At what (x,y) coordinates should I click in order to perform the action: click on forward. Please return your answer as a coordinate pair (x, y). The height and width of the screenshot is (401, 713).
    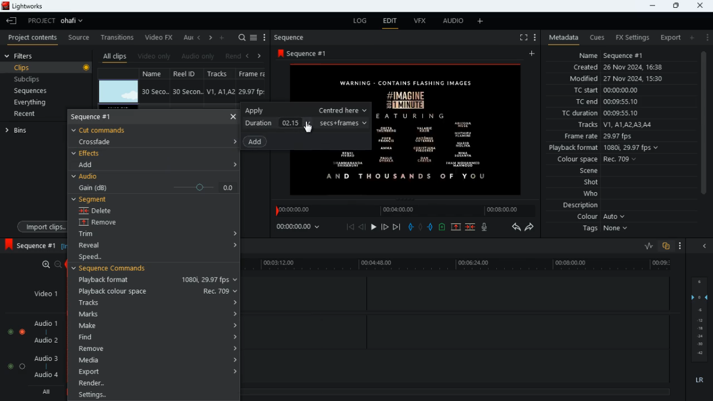
    Looking at the image, I should click on (530, 228).